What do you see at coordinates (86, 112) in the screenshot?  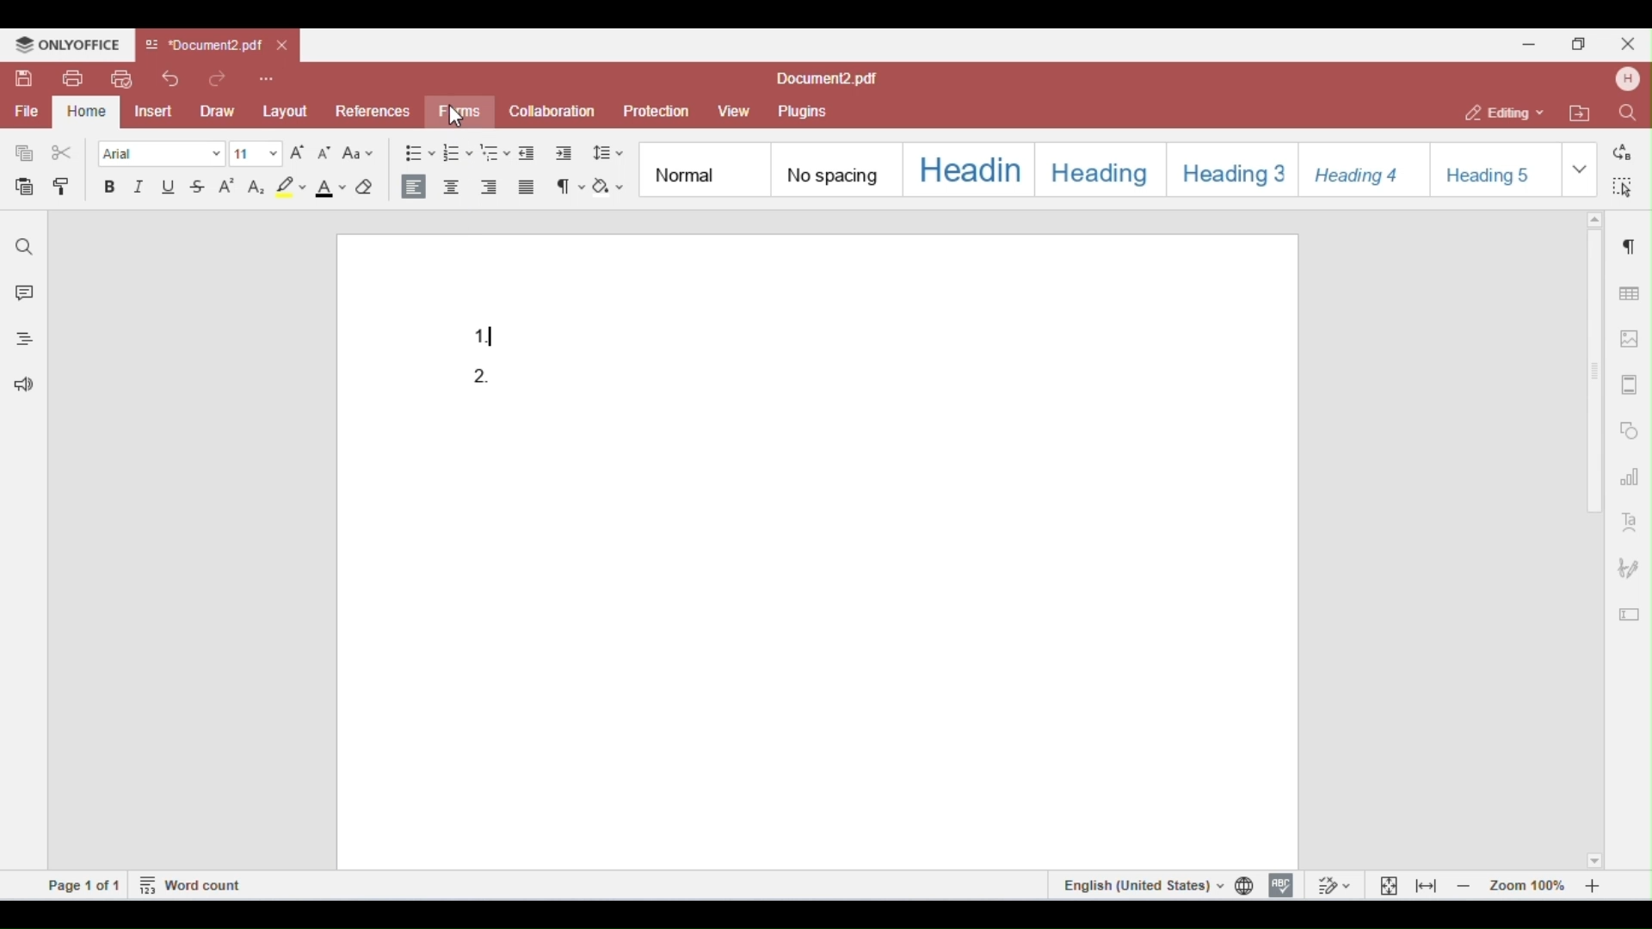 I see `home` at bounding box center [86, 112].